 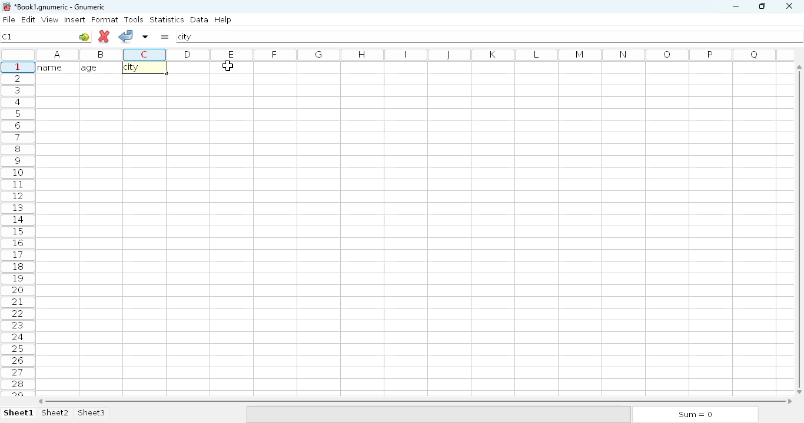 What do you see at coordinates (105, 19) in the screenshot?
I see `format` at bounding box center [105, 19].